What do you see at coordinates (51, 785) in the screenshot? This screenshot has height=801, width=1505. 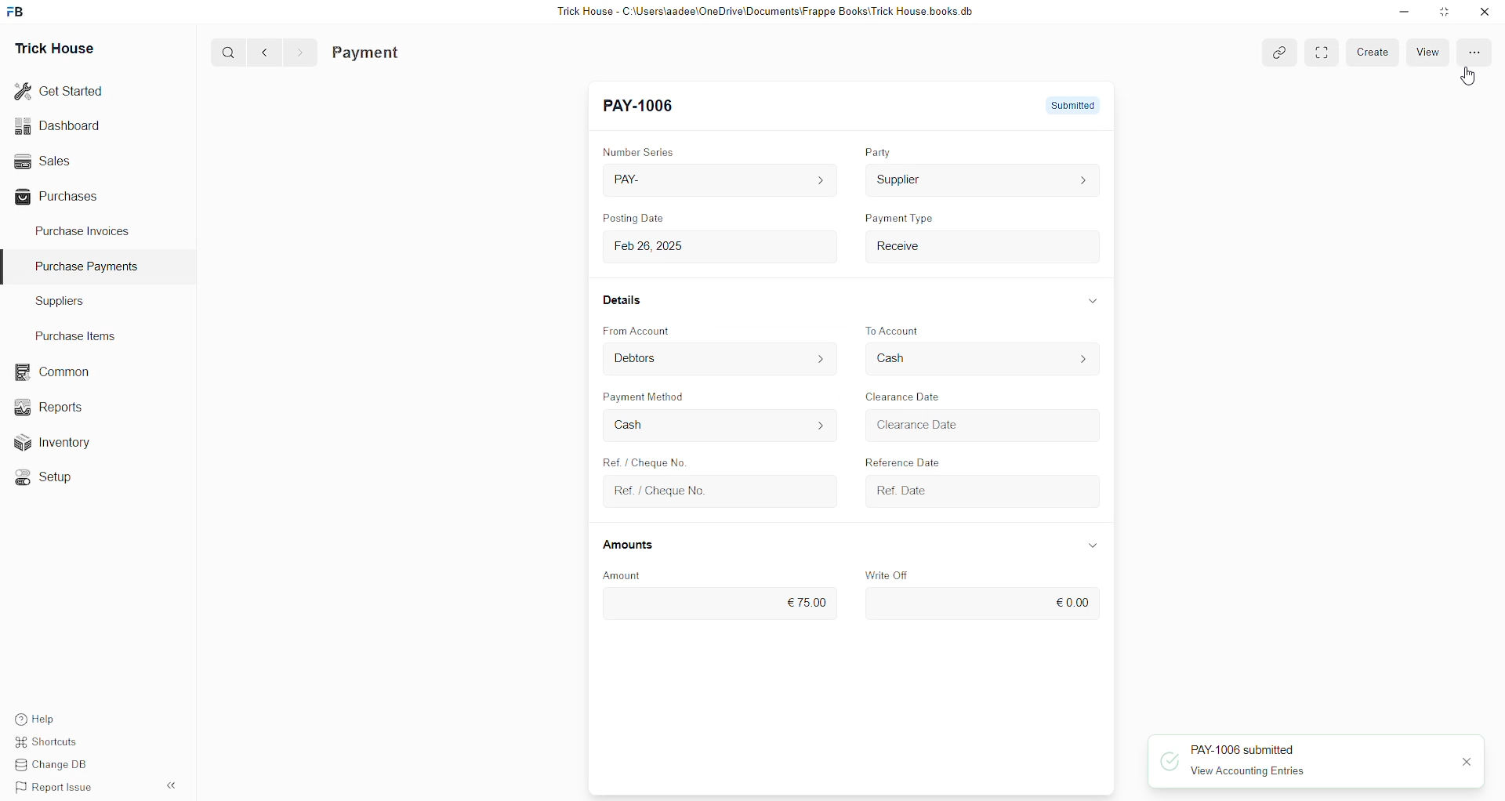 I see `Report Issue` at bounding box center [51, 785].